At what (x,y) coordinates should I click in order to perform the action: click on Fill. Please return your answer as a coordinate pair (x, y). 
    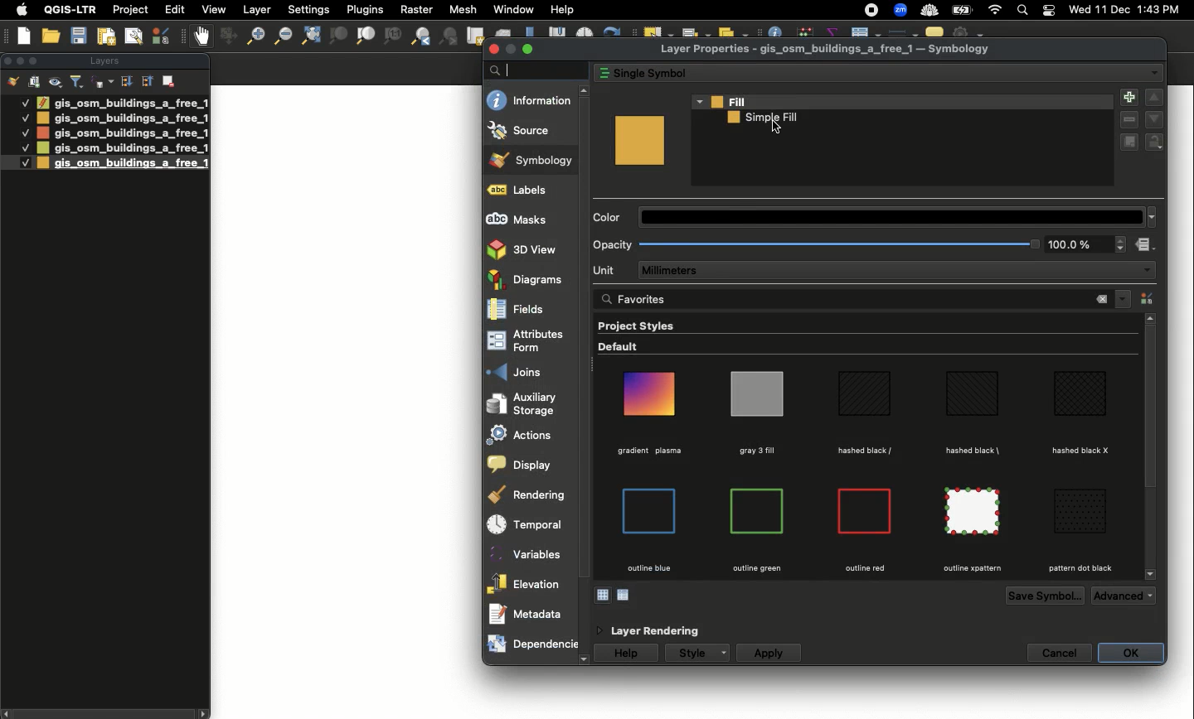
    Looking at the image, I should click on (903, 102).